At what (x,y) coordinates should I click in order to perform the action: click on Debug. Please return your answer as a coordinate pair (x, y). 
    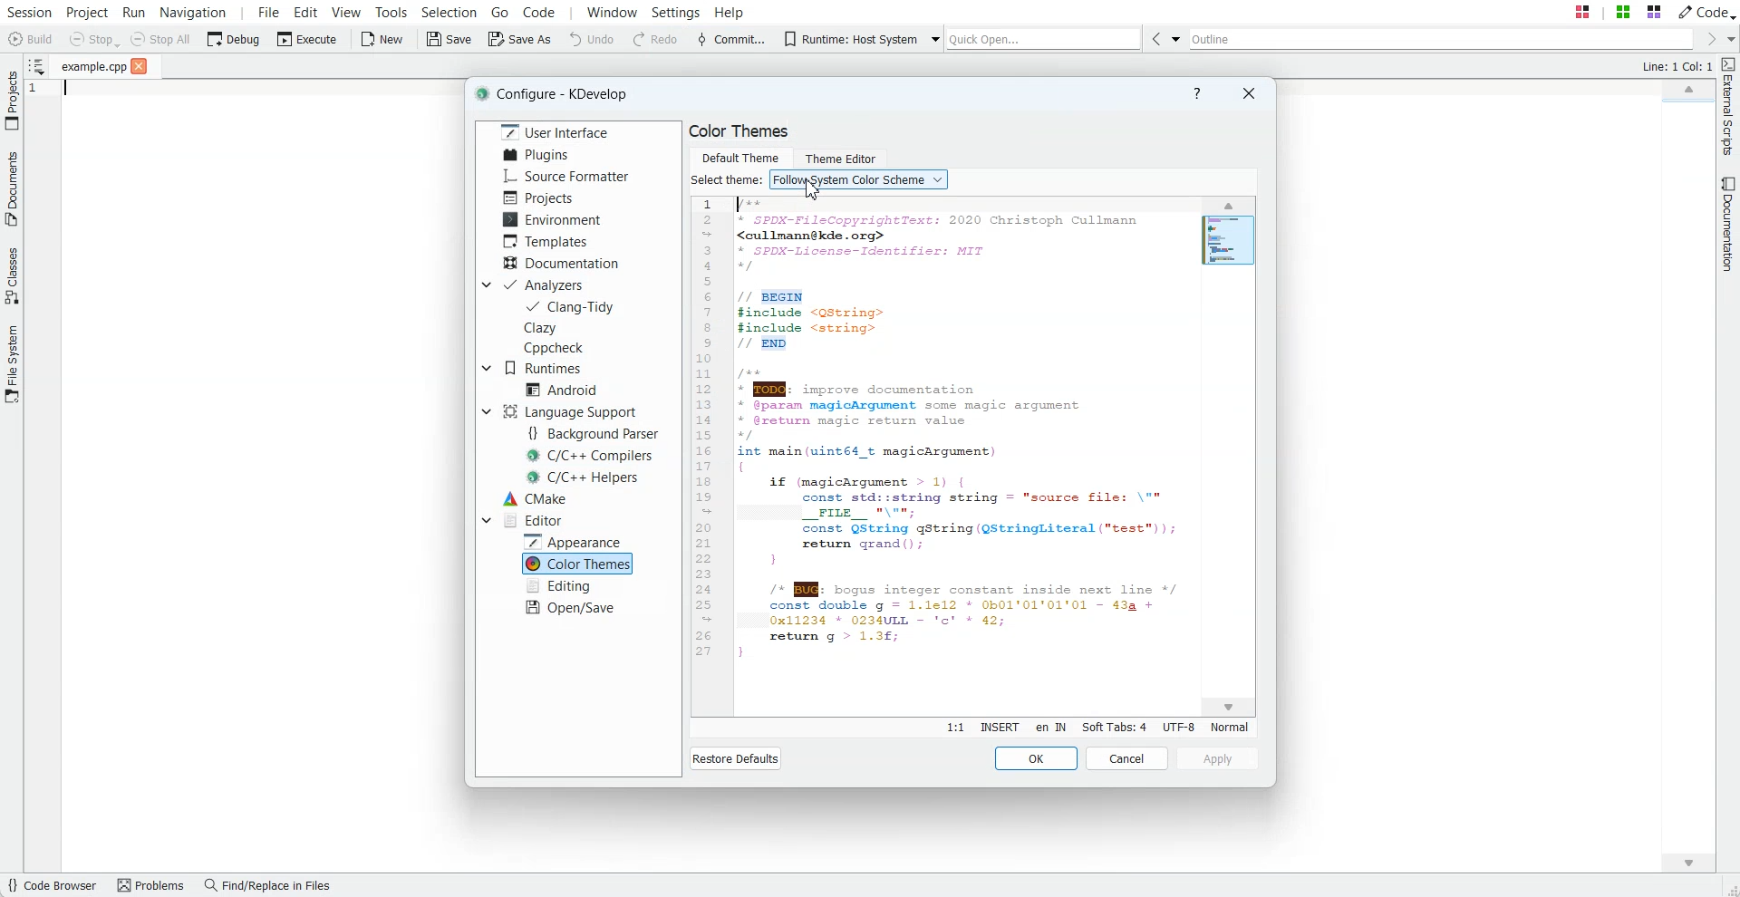
    Looking at the image, I should click on (234, 38).